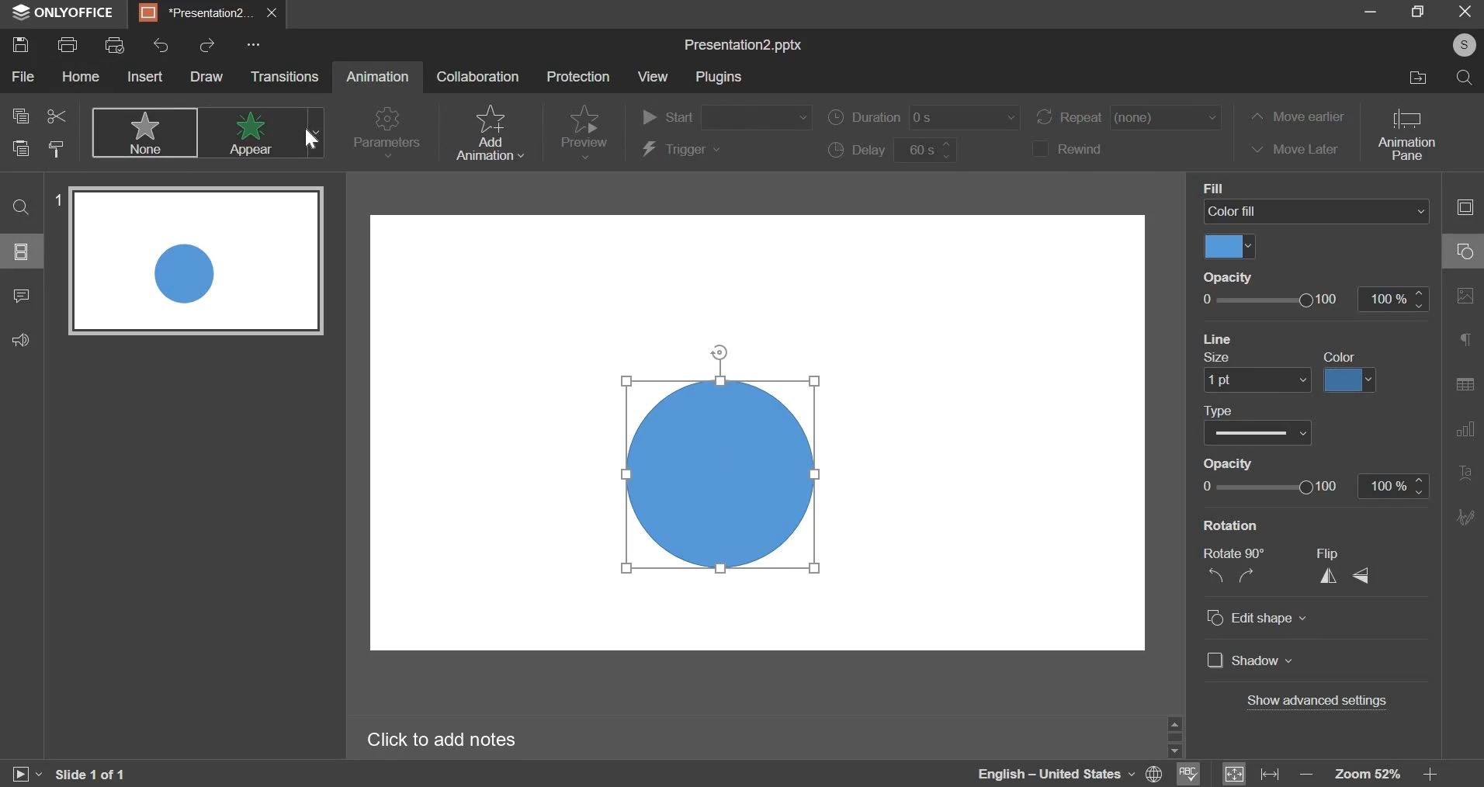 The height and width of the screenshot is (787, 1484). What do you see at coordinates (1316, 485) in the screenshot?
I see `opacity` at bounding box center [1316, 485].